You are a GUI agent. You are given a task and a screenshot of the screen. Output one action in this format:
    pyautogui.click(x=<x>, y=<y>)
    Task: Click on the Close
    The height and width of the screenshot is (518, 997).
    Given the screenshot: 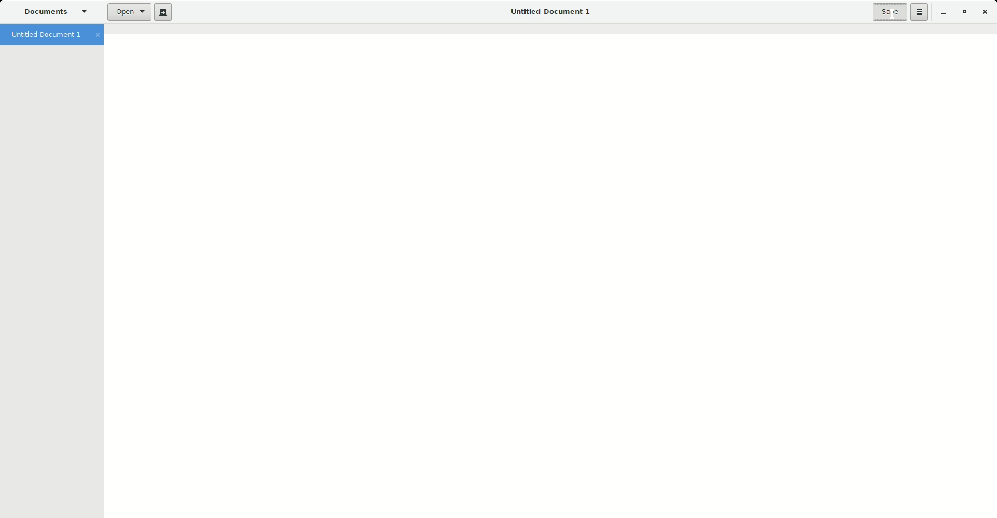 What is the action you would take?
    pyautogui.click(x=985, y=12)
    